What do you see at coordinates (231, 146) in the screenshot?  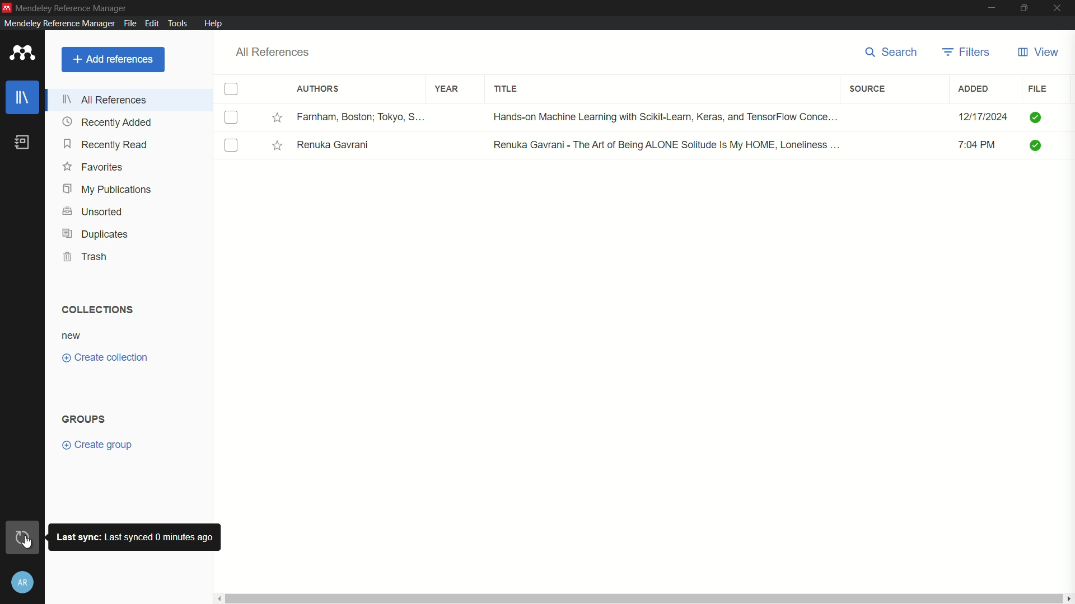 I see `book-2` at bounding box center [231, 146].